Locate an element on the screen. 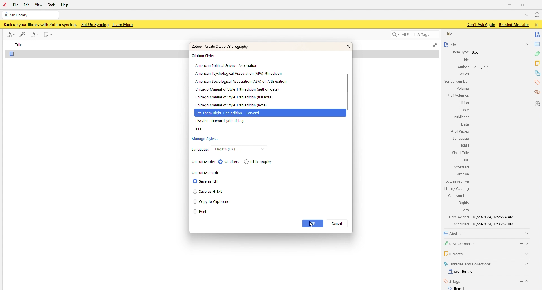 The image size is (542, 290). Language: is located at coordinates (199, 149).